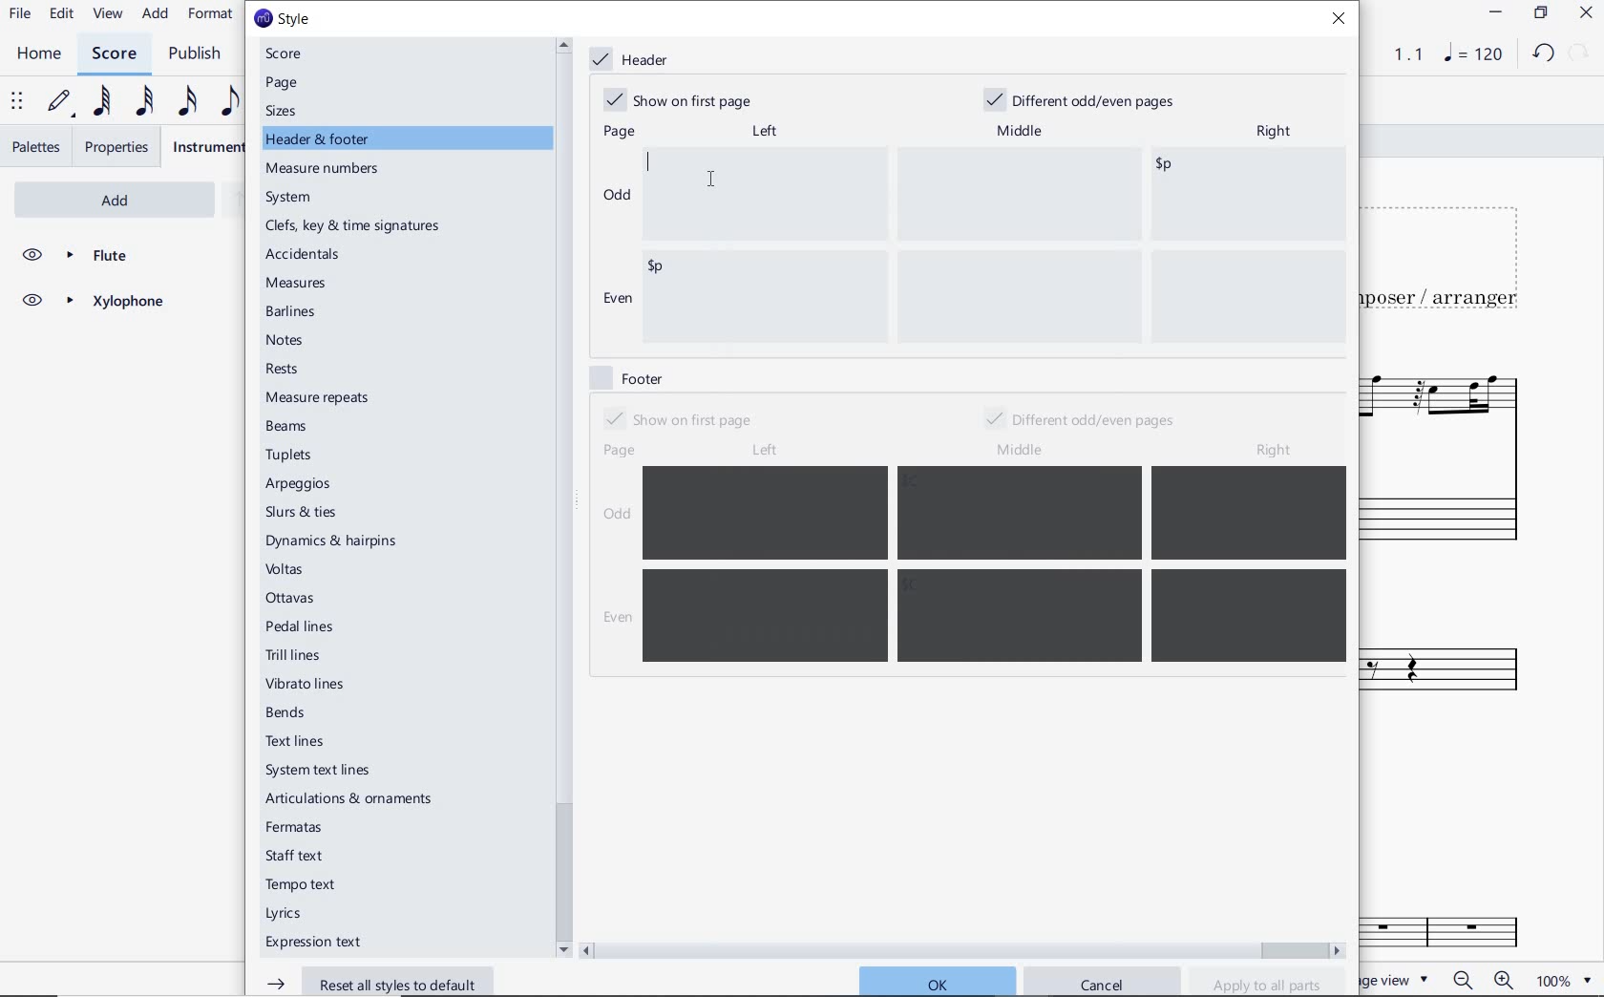  I want to click on ottavas, so click(292, 598).